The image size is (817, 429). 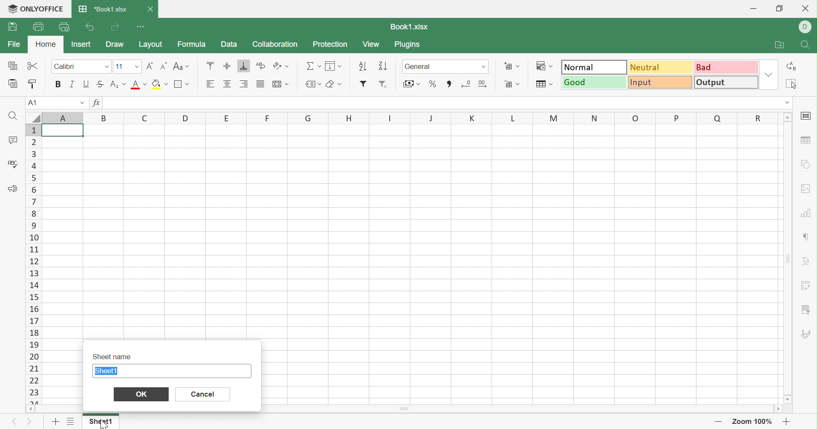 What do you see at coordinates (38, 26) in the screenshot?
I see `Print` at bounding box center [38, 26].